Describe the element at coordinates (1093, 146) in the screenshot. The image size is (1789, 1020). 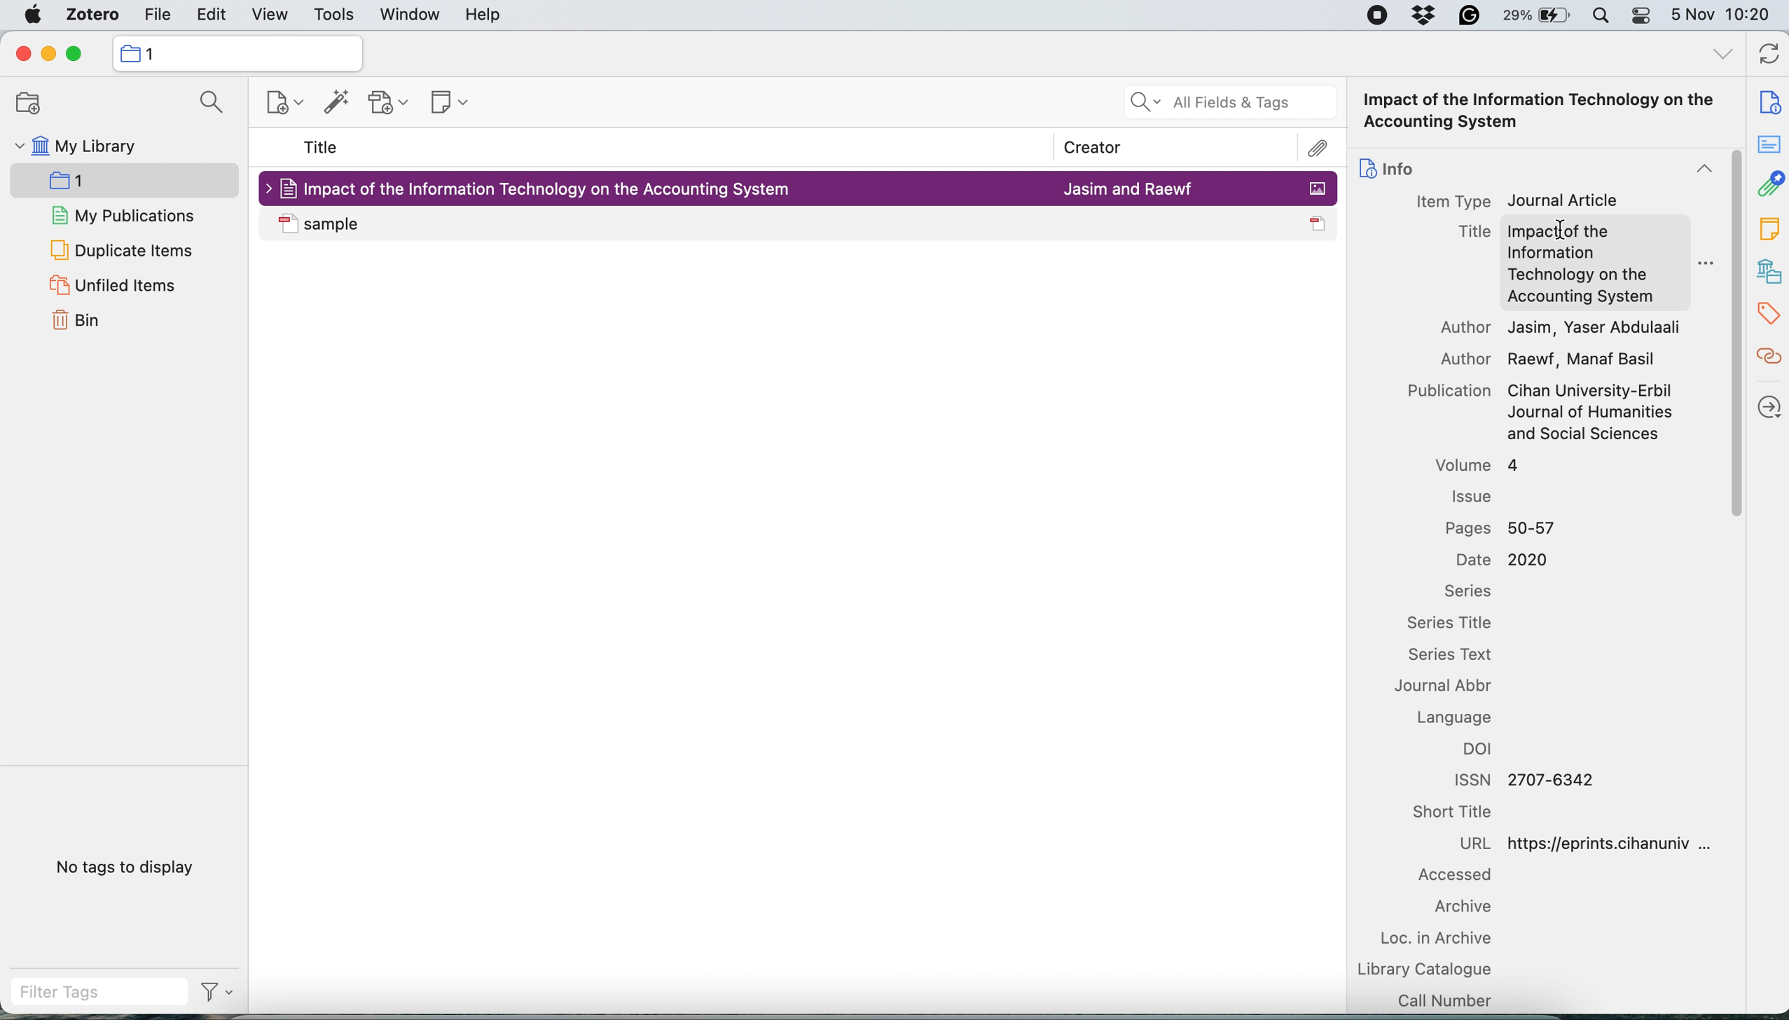
I see `creator` at that location.